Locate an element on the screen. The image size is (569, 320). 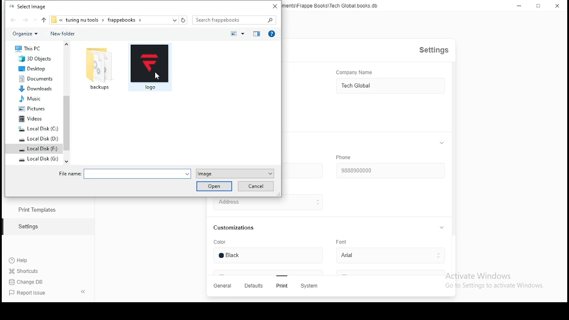
Search box is located at coordinates (235, 20).